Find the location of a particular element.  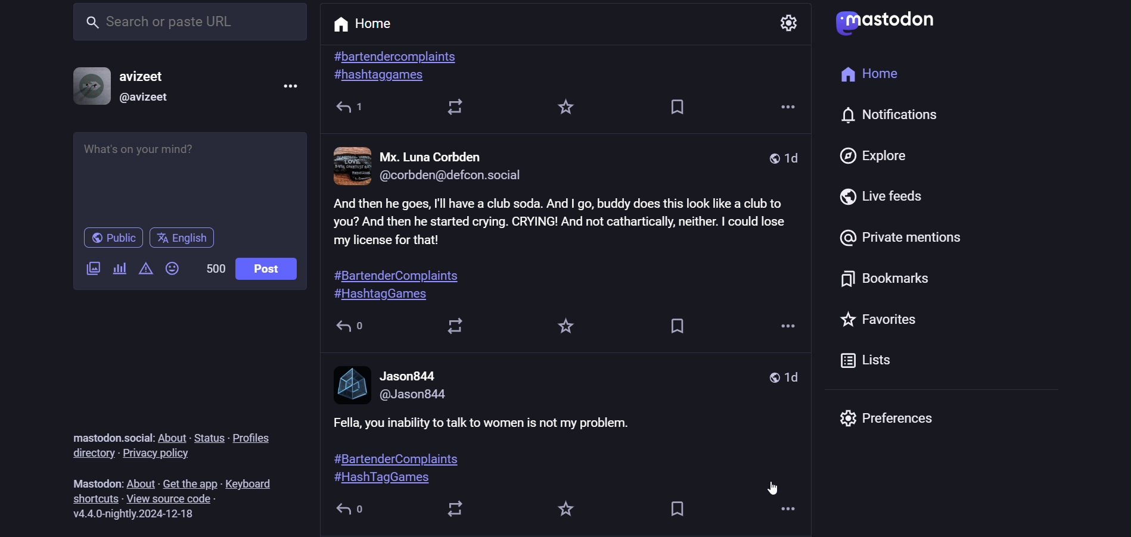

@corbden@defcon.social is located at coordinates (454, 176).